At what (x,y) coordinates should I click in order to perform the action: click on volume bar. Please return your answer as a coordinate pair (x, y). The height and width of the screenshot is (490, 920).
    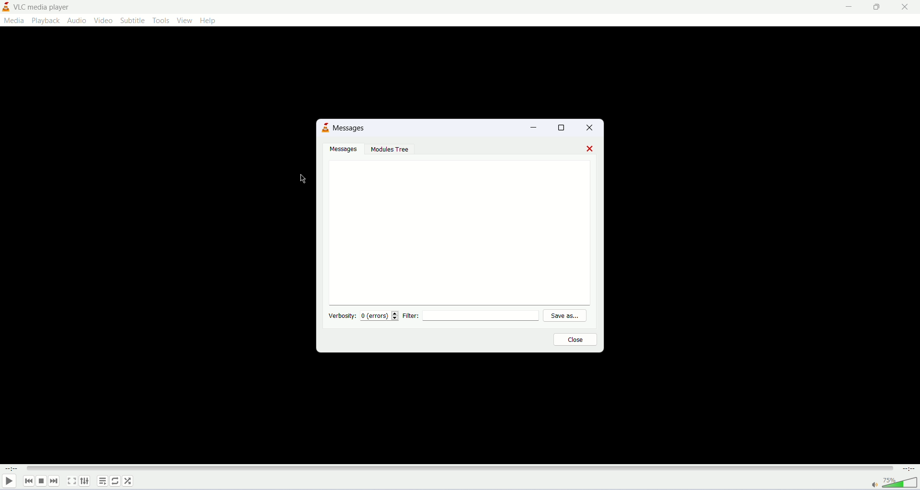
    Looking at the image, I should click on (895, 484).